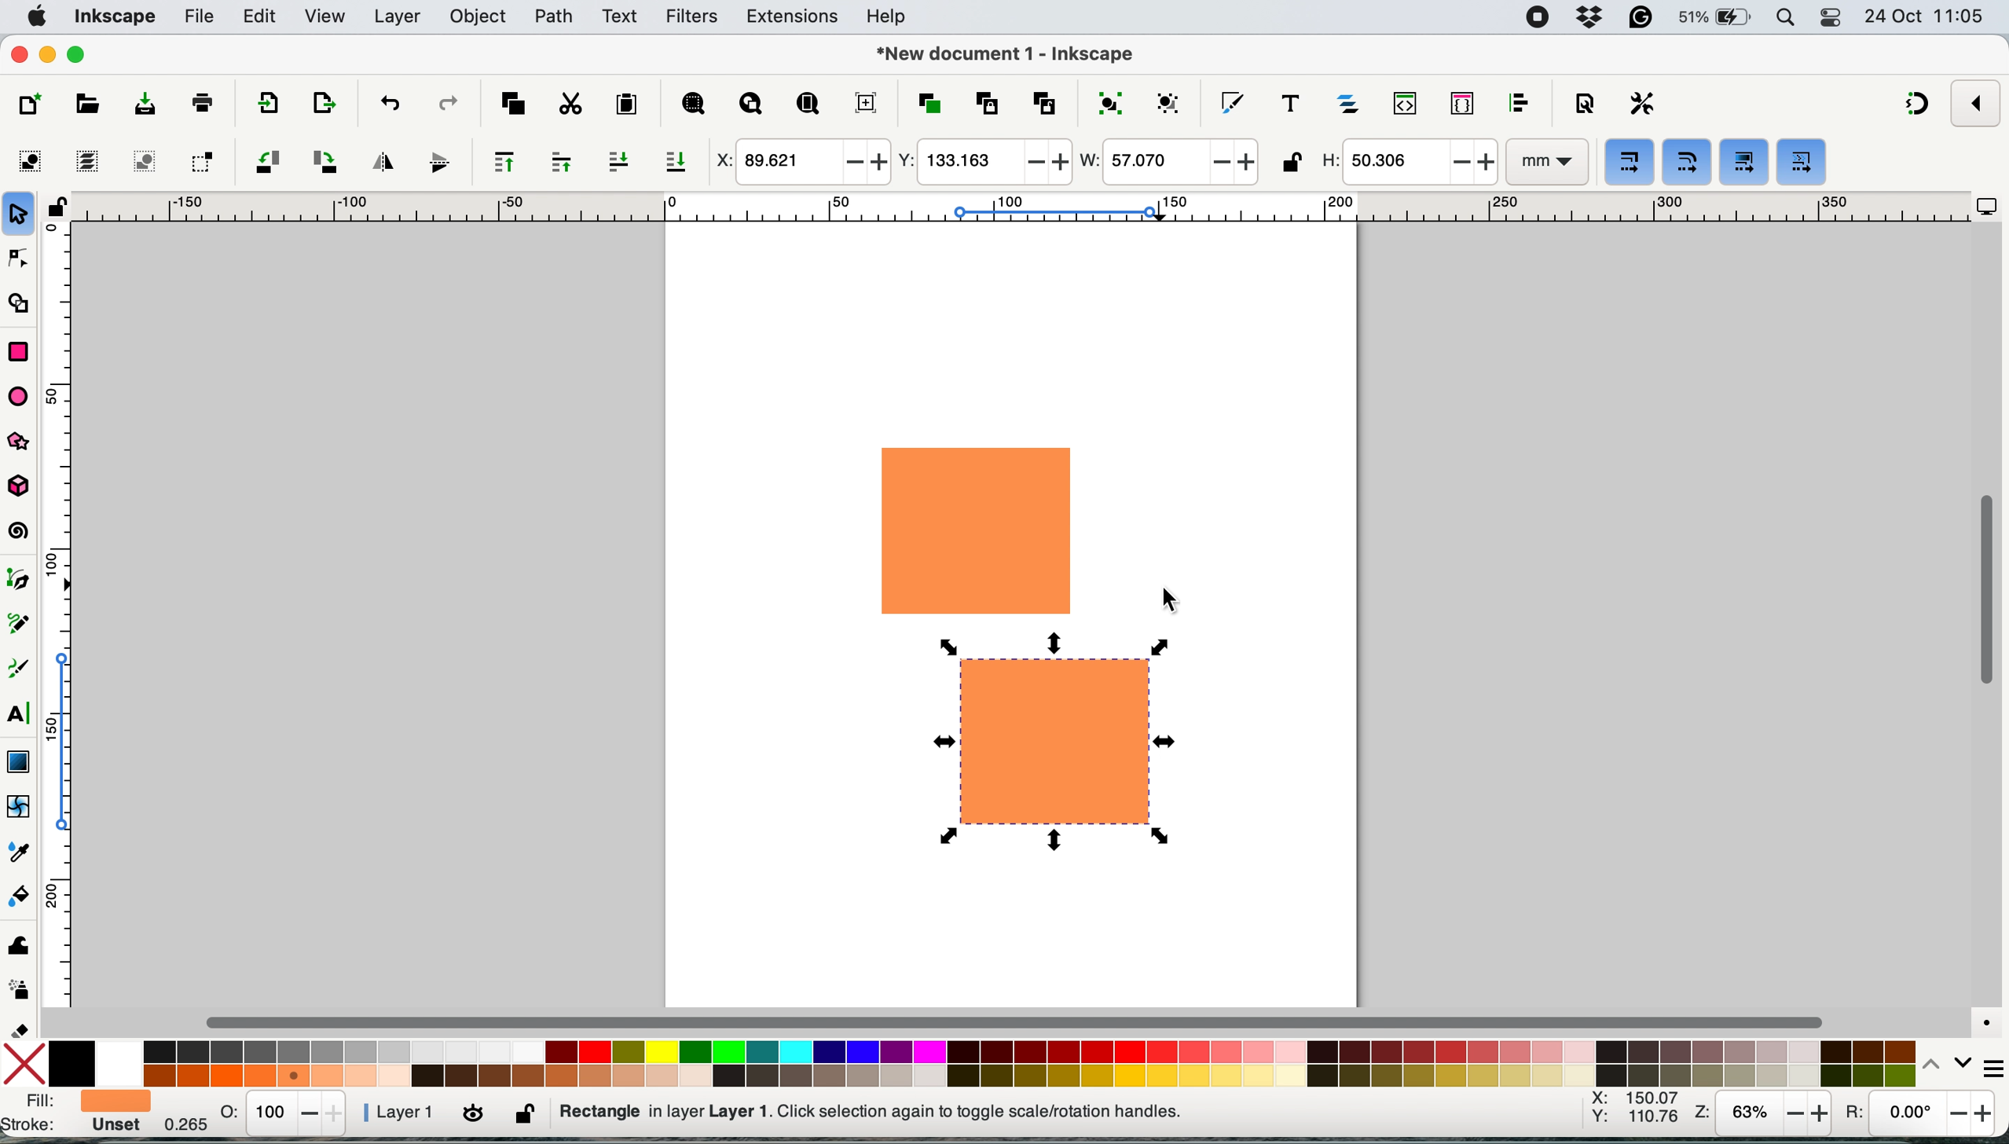  Describe the element at coordinates (513, 101) in the screenshot. I see `copy` at that location.